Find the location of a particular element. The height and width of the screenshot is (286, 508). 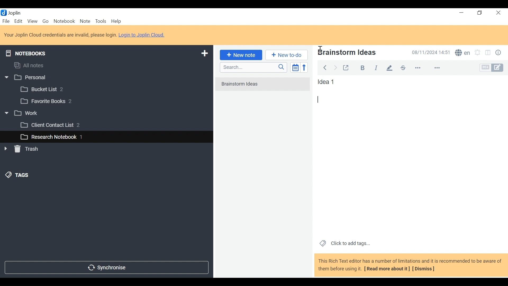

Note properties is located at coordinates (499, 53).